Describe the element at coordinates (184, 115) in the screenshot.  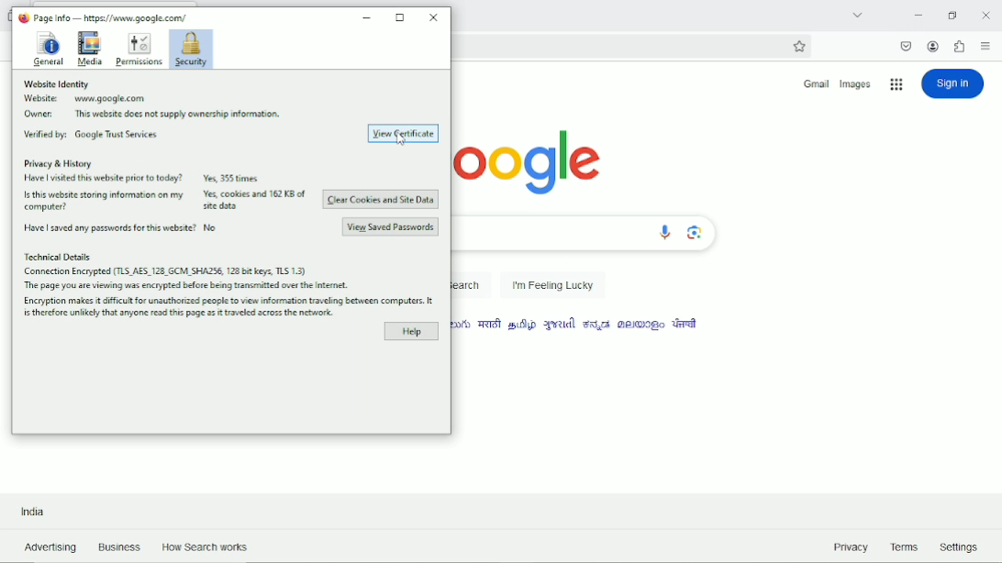
I see `This website does not supply ownership information` at that location.